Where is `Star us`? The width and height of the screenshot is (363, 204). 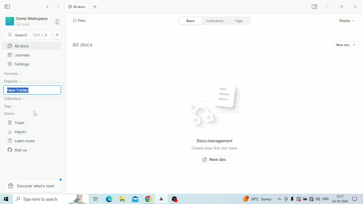 Star us is located at coordinates (18, 149).